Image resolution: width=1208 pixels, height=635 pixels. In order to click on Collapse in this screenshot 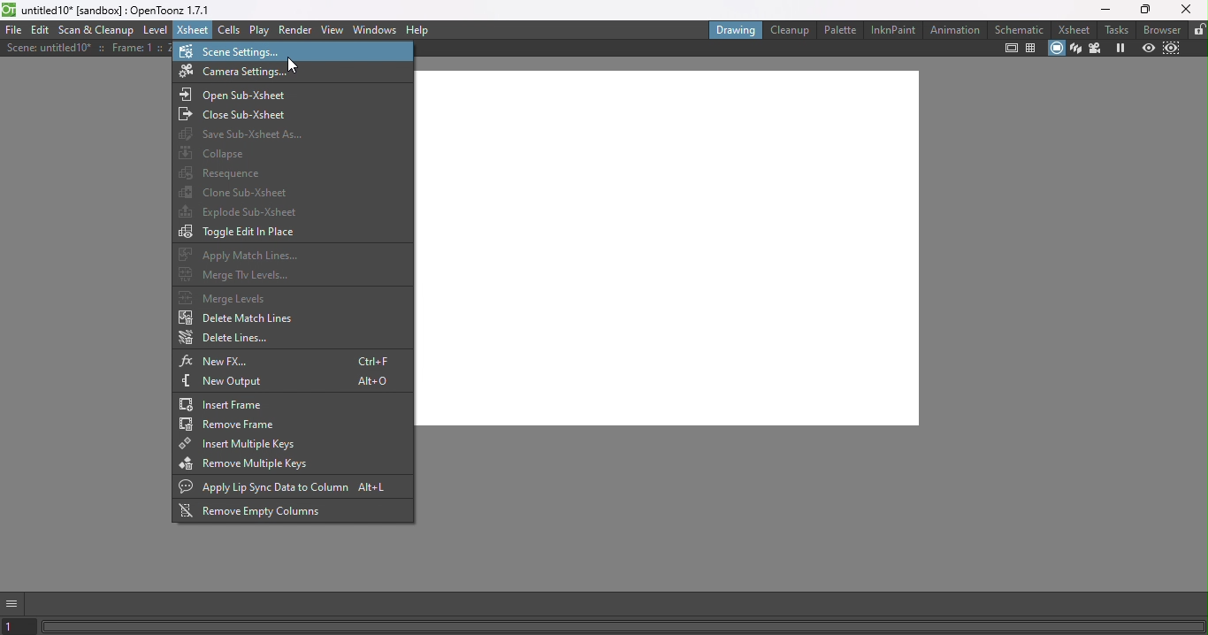, I will do `click(215, 153)`.